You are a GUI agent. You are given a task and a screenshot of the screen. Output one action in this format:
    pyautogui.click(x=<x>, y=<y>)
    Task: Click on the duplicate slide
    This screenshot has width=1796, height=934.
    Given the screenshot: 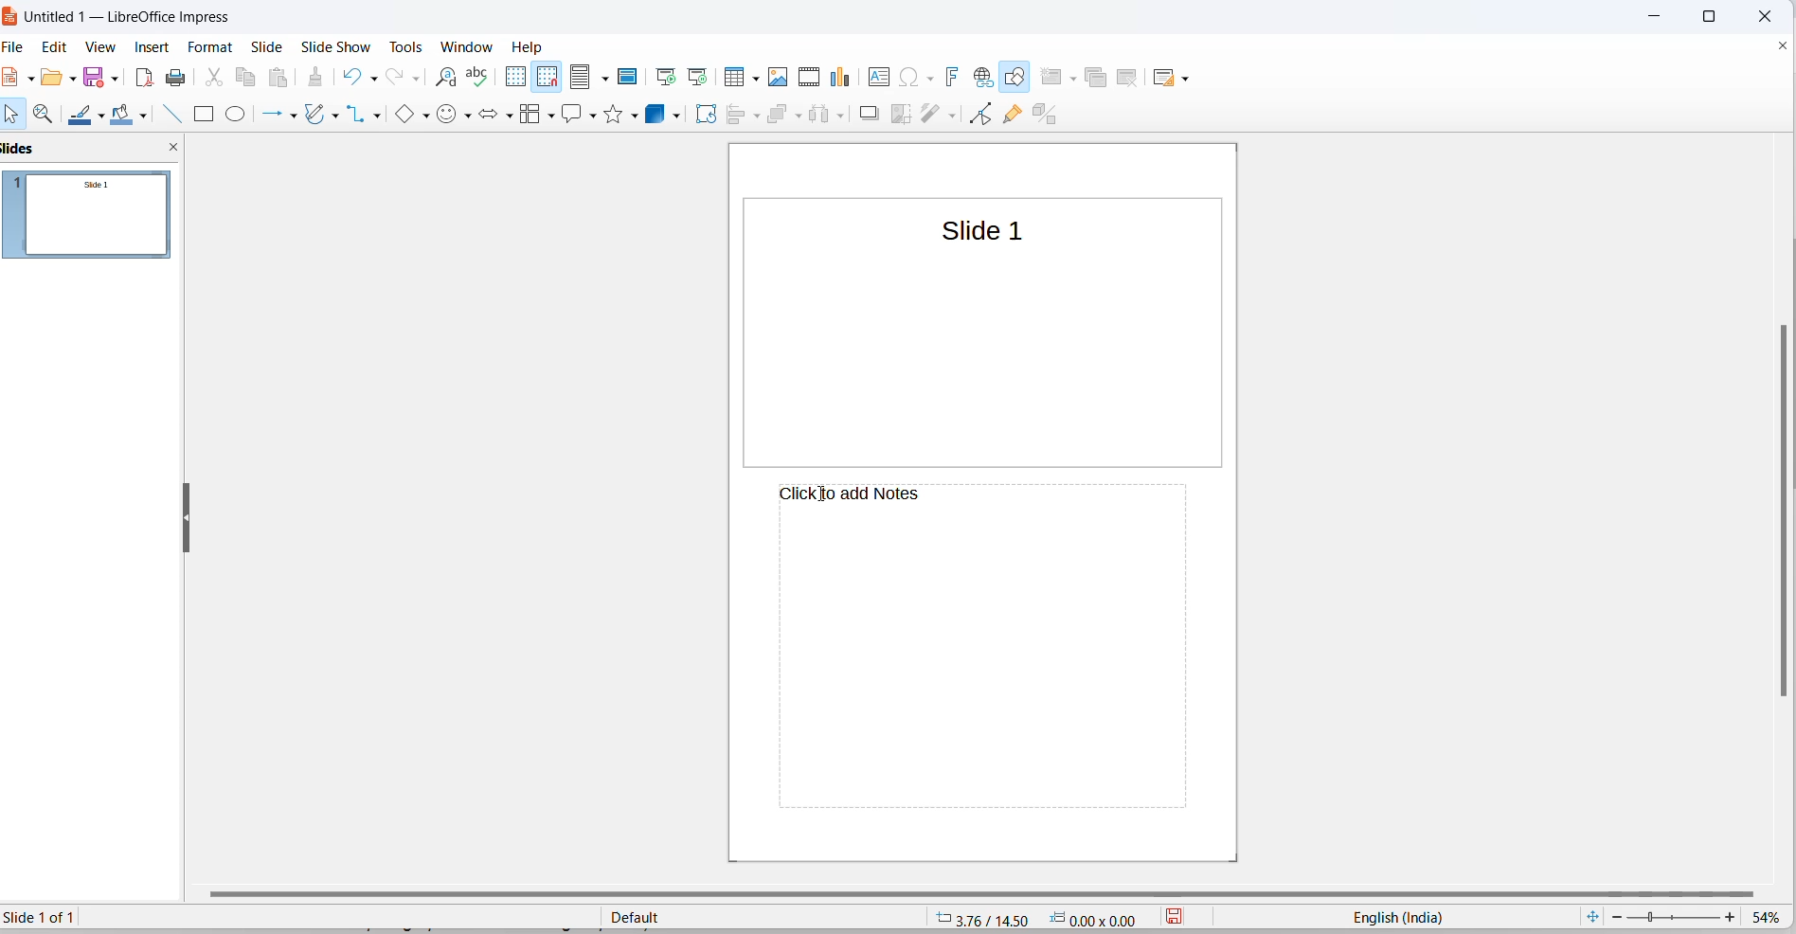 What is the action you would take?
    pyautogui.click(x=1099, y=77)
    